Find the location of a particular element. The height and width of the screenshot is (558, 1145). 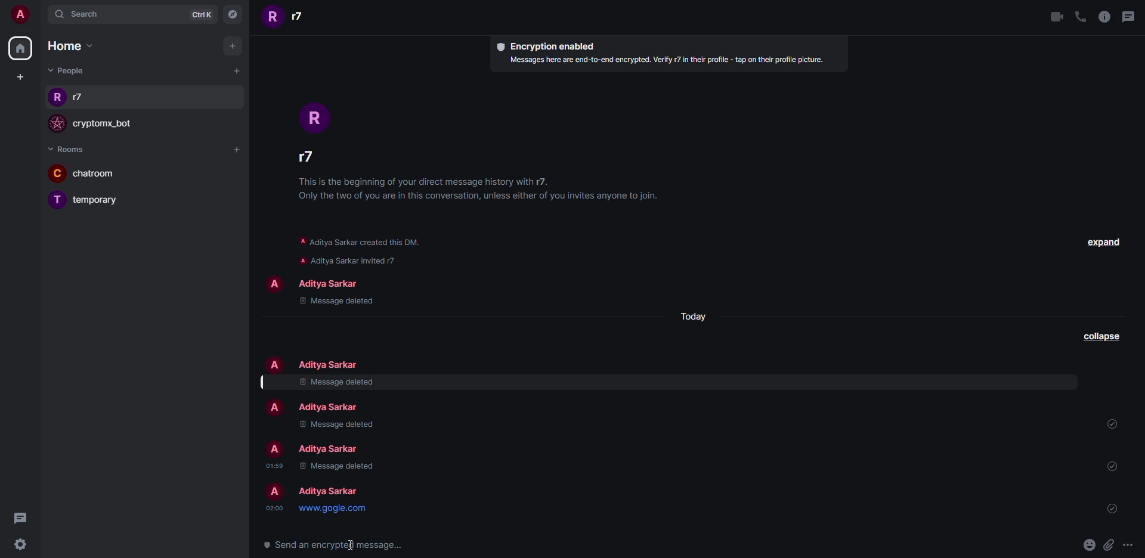

room is located at coordinates (100, 201).